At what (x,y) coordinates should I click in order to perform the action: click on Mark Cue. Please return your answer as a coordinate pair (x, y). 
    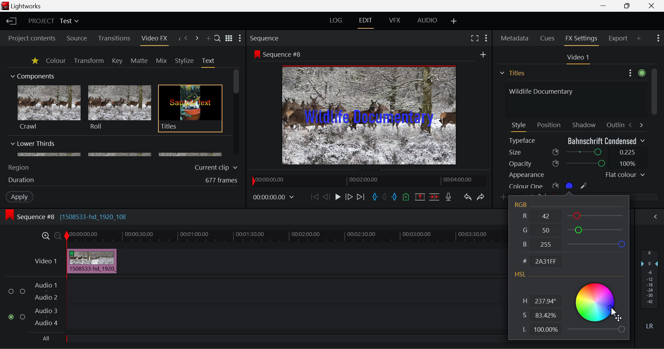
    Looking at the image, I should click on (407, 198).